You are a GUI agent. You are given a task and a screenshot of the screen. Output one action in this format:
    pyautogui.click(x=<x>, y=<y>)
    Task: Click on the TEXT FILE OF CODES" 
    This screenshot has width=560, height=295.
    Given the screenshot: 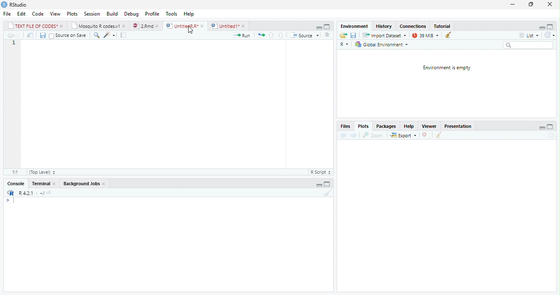 What is the action you would take?
    pyautogui.click(x=35, y=26)
    